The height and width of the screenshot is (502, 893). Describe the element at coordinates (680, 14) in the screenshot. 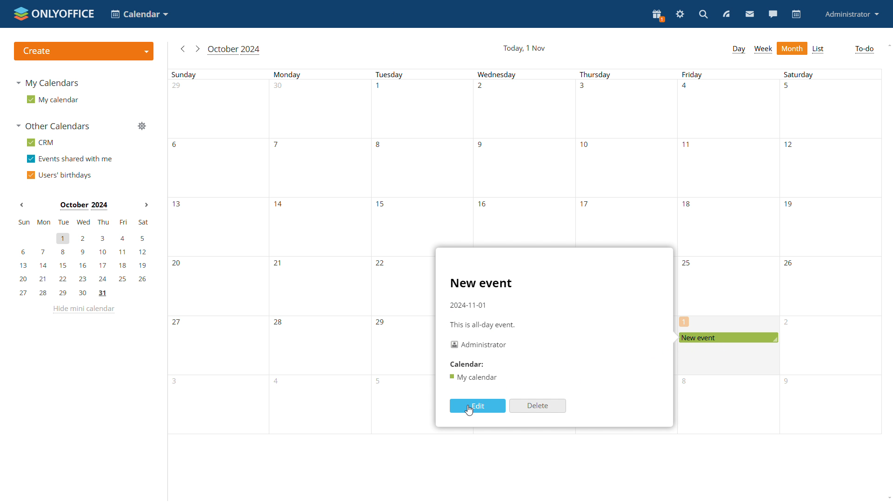

I see `serringas` at that location.